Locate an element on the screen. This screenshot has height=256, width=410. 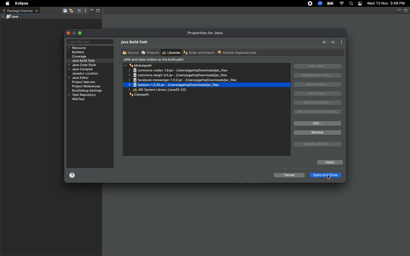
Minimize is located at coordinates (91, 11).